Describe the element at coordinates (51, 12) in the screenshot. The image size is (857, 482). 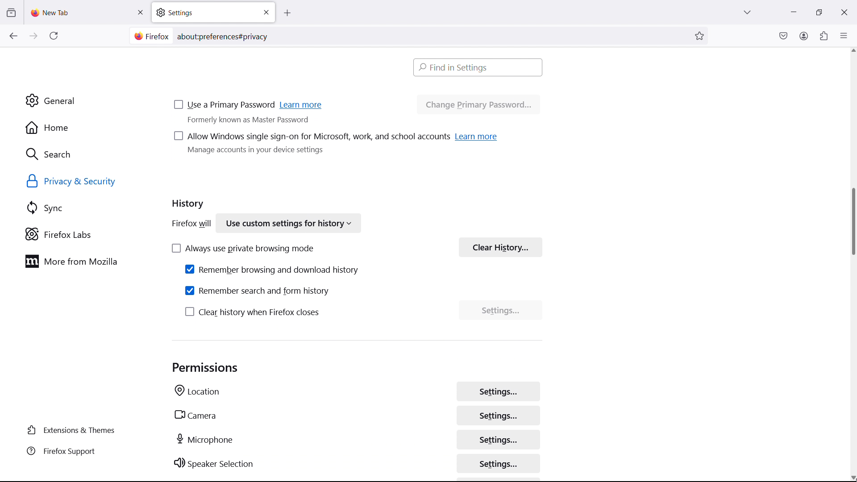
I see `new tab` at that location.